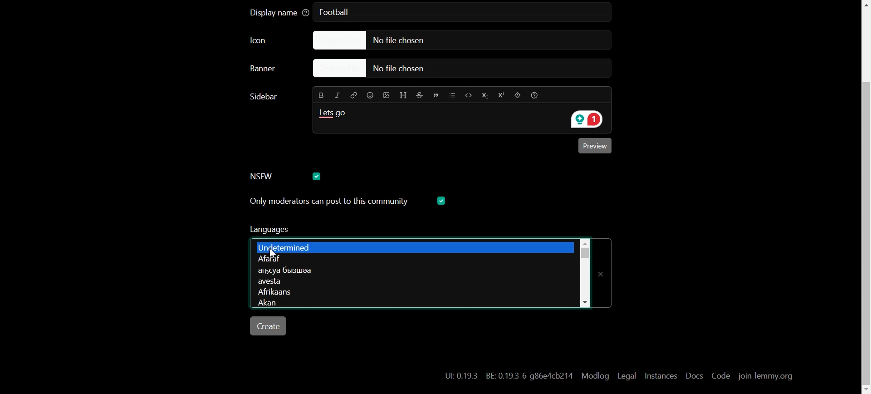 The image size is (871, 394). What do you see at coordinates (484, 95) in the screenshot?
I see `Subscript` at bounding box center [484, 95].